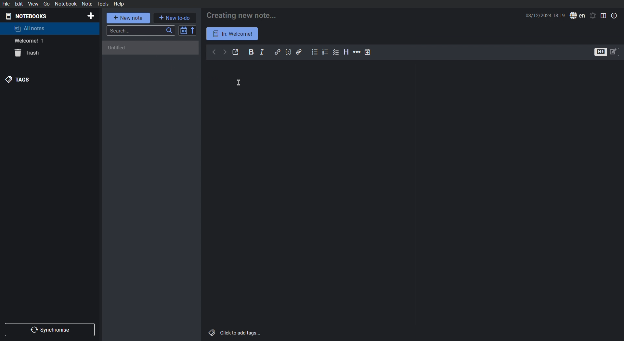 Image resolution: width=624 pixels, height=341 pixels. Describe the element at coordinates (33, 4) in the screenshot. I see `View` at that location.